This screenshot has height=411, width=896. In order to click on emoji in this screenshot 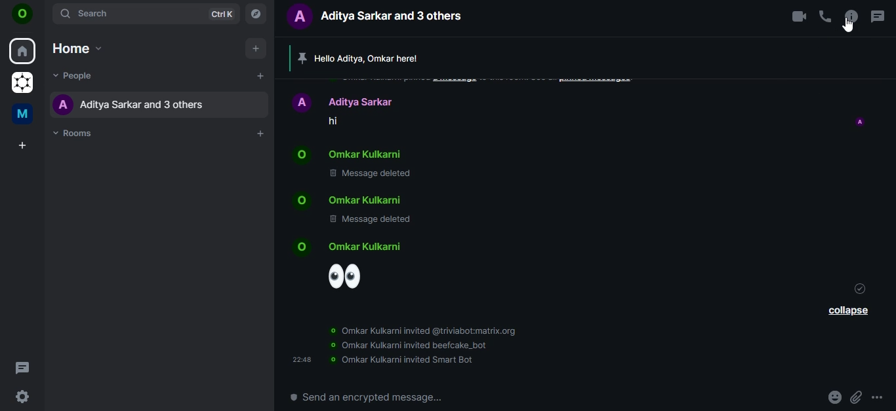, I will do `click(354, 266)`.